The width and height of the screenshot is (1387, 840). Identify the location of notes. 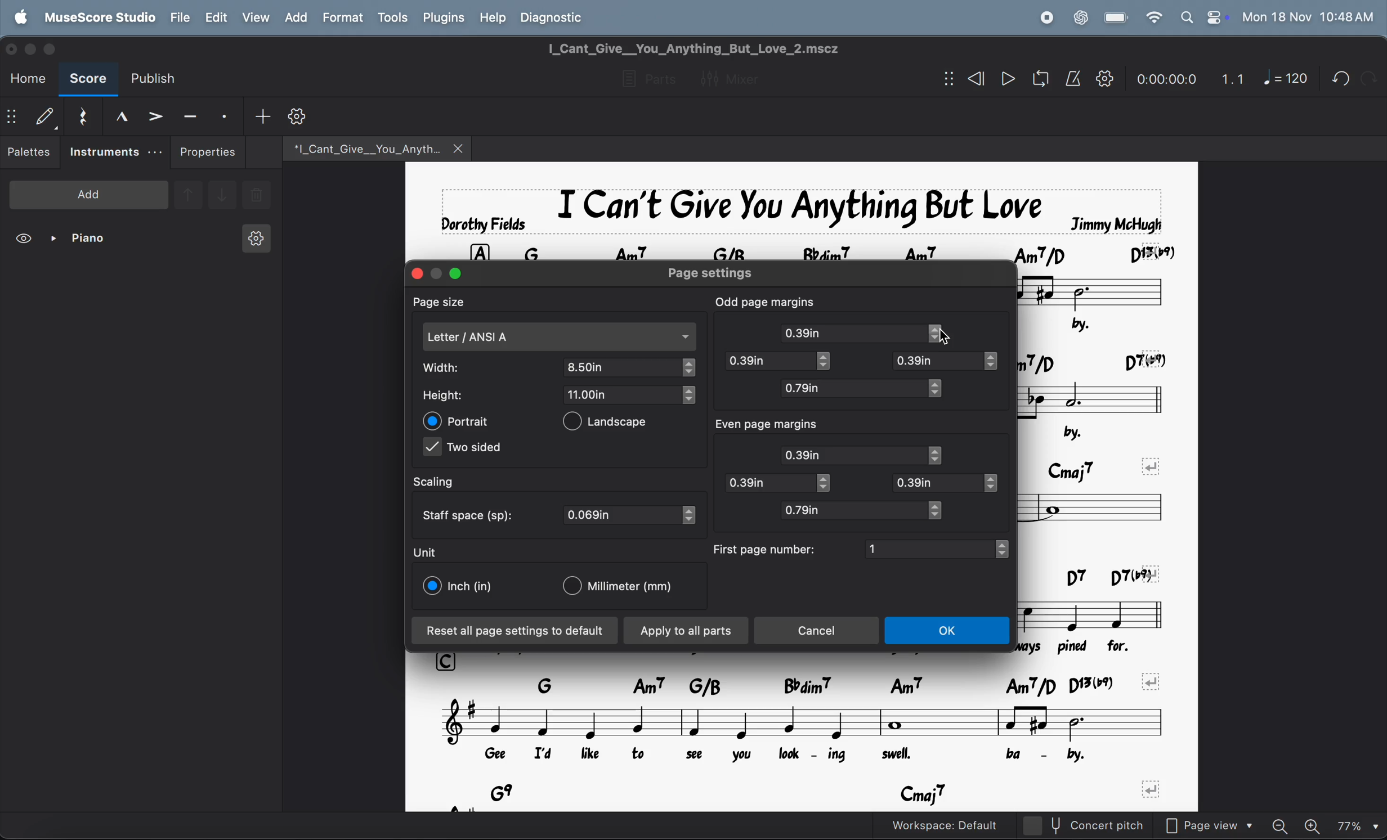
(805, 723).